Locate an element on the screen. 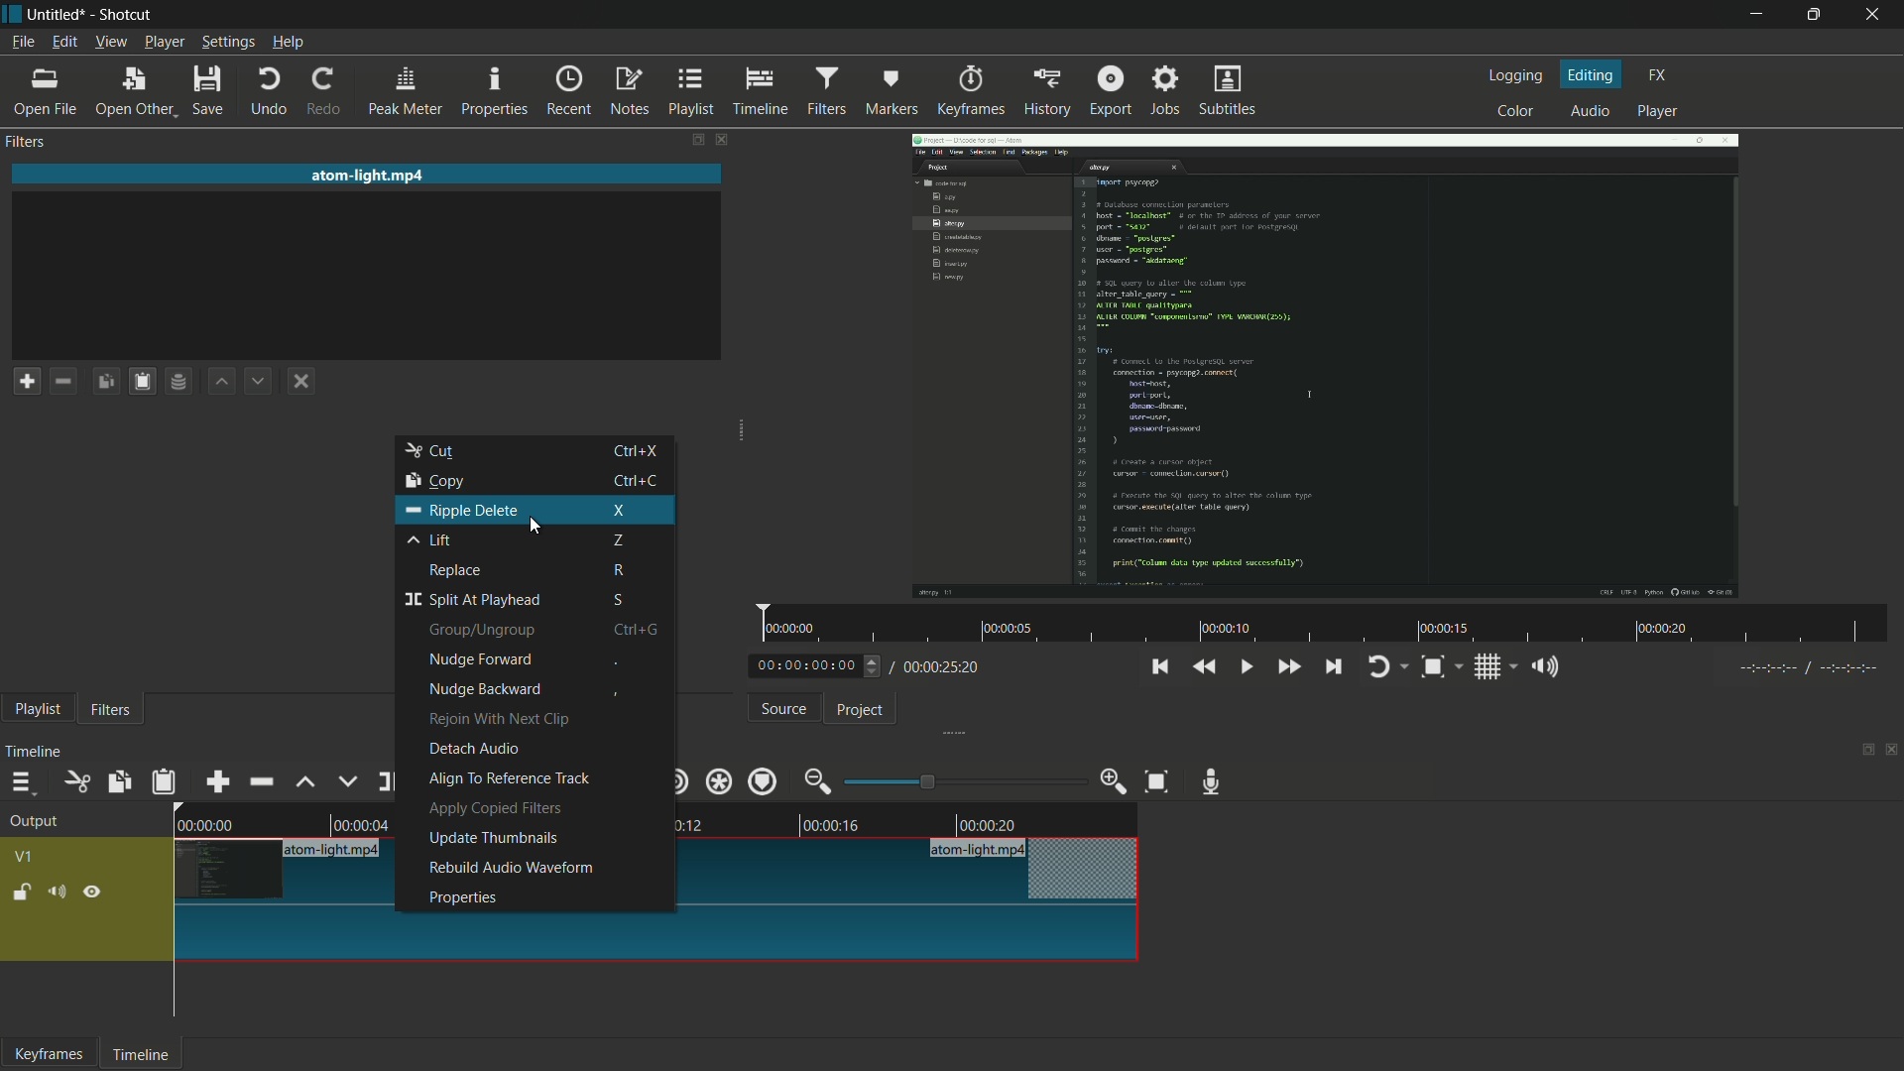 The height and width of the screenshot is (1071, 1904). peak meter is located at coordinates (404, 92).